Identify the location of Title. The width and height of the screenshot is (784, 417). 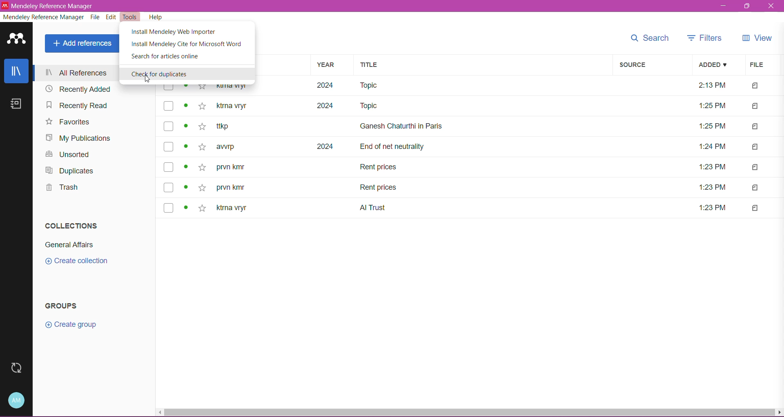
(374, 106).